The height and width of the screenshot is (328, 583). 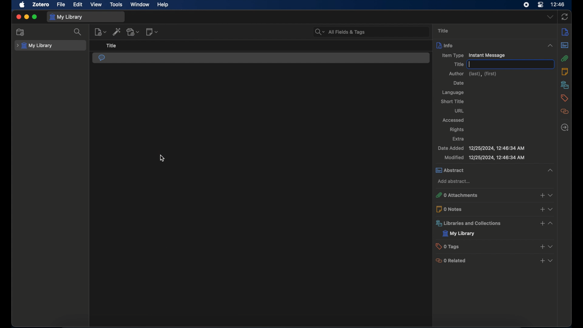 I want to click on maximize, so click(x=35, y=17).